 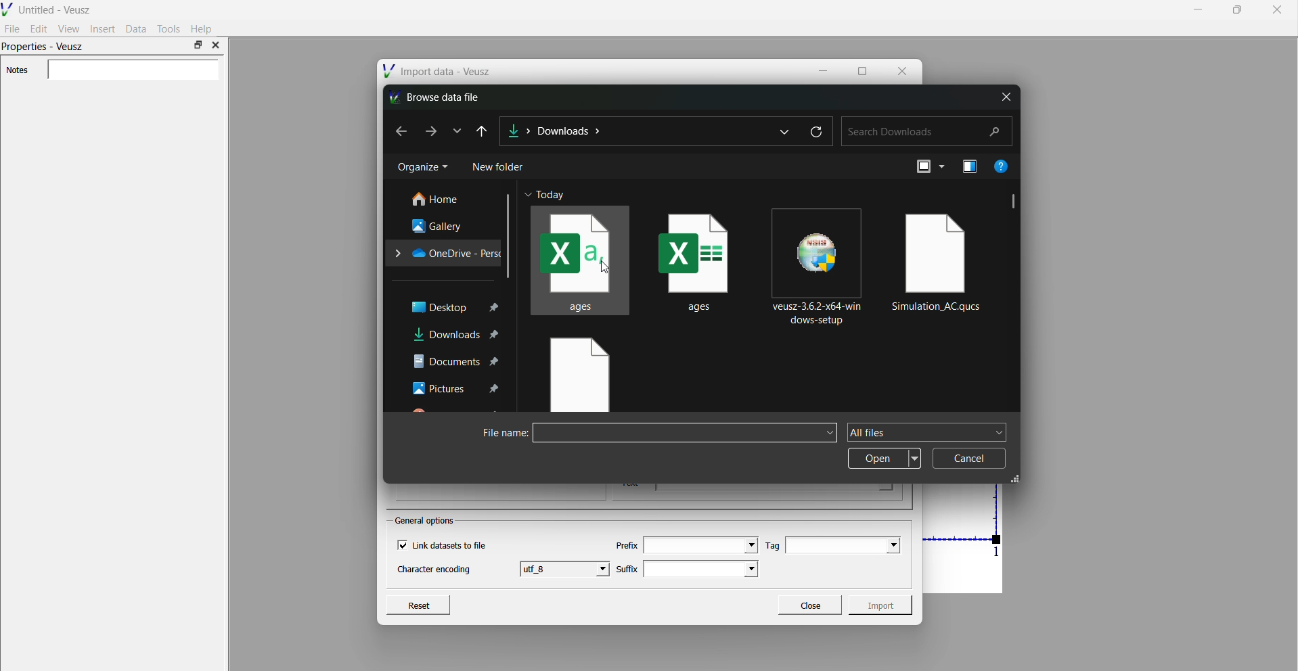 What do you see at coordinates (820, 265) in the screenshot?
I see `veusz-3.6.2-x64-win
dows-setup` at bounding box center [820, 265].